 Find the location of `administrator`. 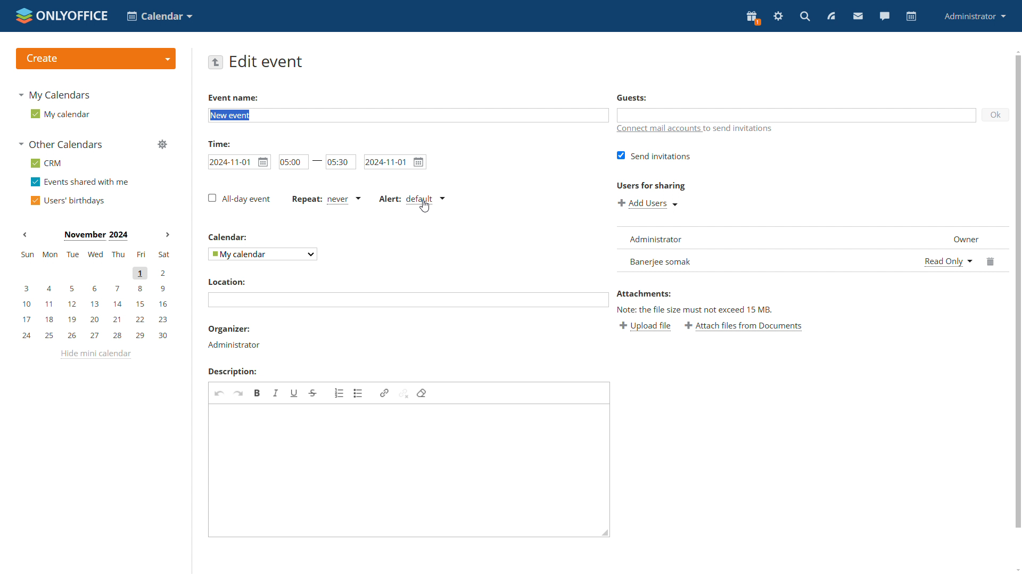

administrator is located at coordinates (974, 17).